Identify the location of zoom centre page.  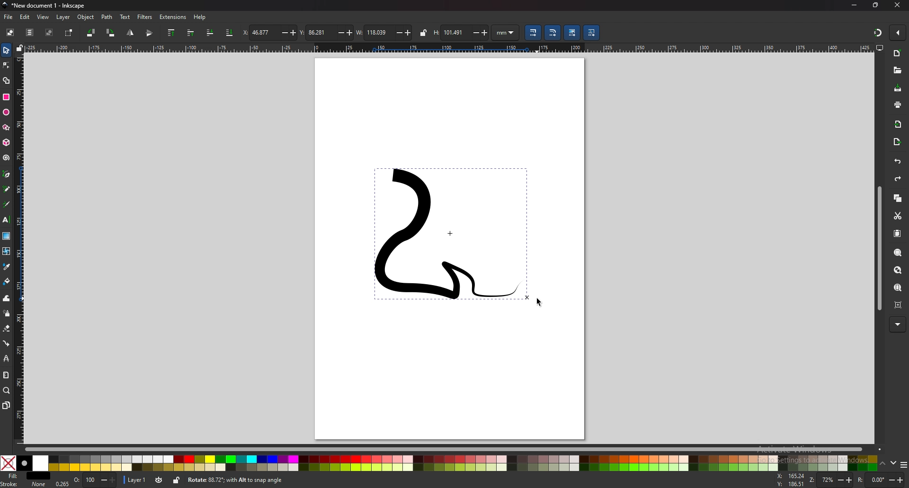
(898, 305).